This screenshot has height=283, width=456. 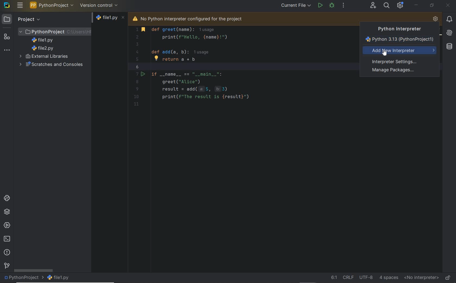 What do you see at coordinates (22, 19) in the screenshot?
I see `Project` at bounding box center [22, 19].